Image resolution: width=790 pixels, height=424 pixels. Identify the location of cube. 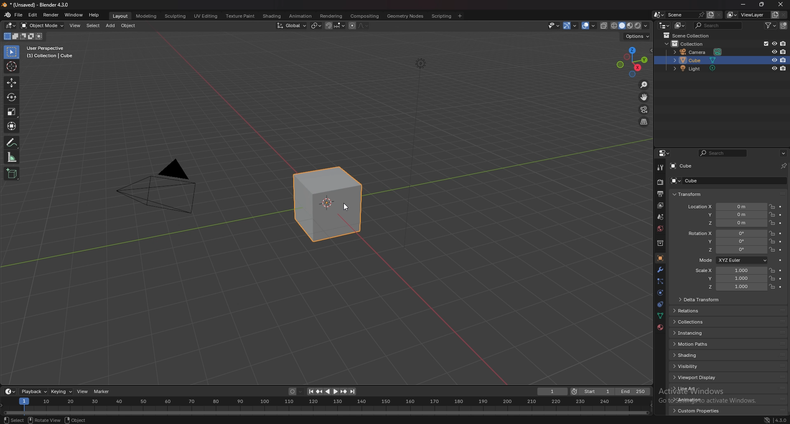
(725, 181).